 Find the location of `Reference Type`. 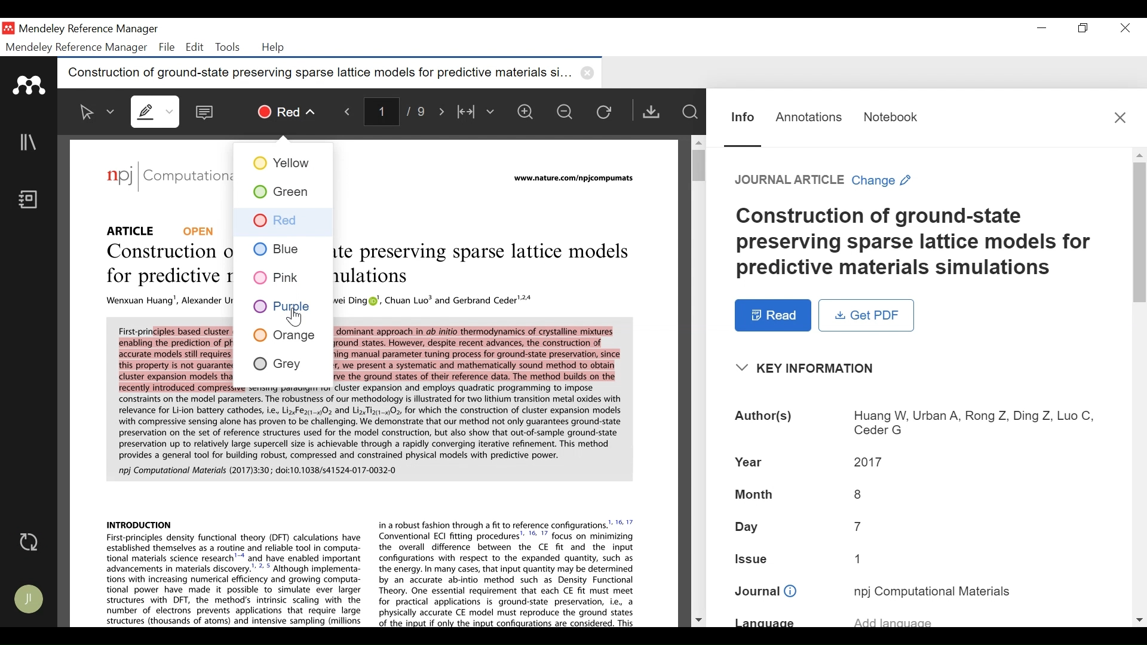

Reference Type is located at coordinates (792, 180).